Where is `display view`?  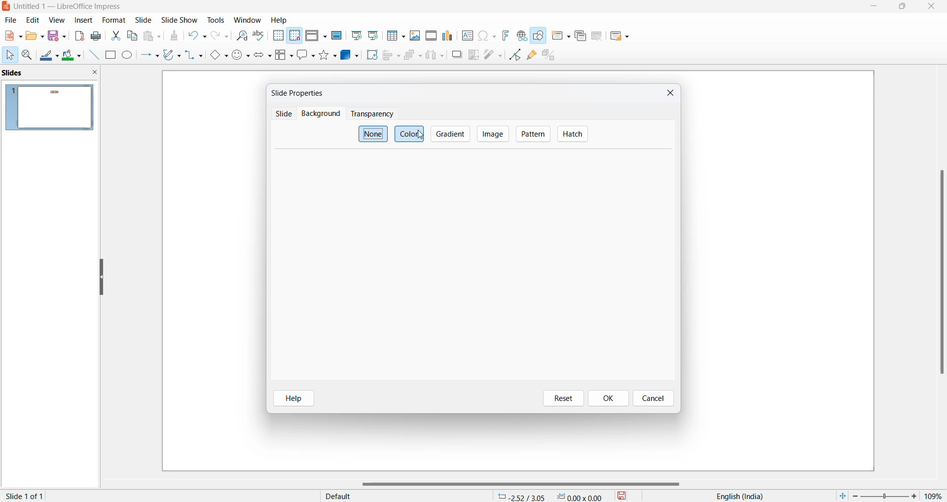 display view is located at coordinates (316, 36).